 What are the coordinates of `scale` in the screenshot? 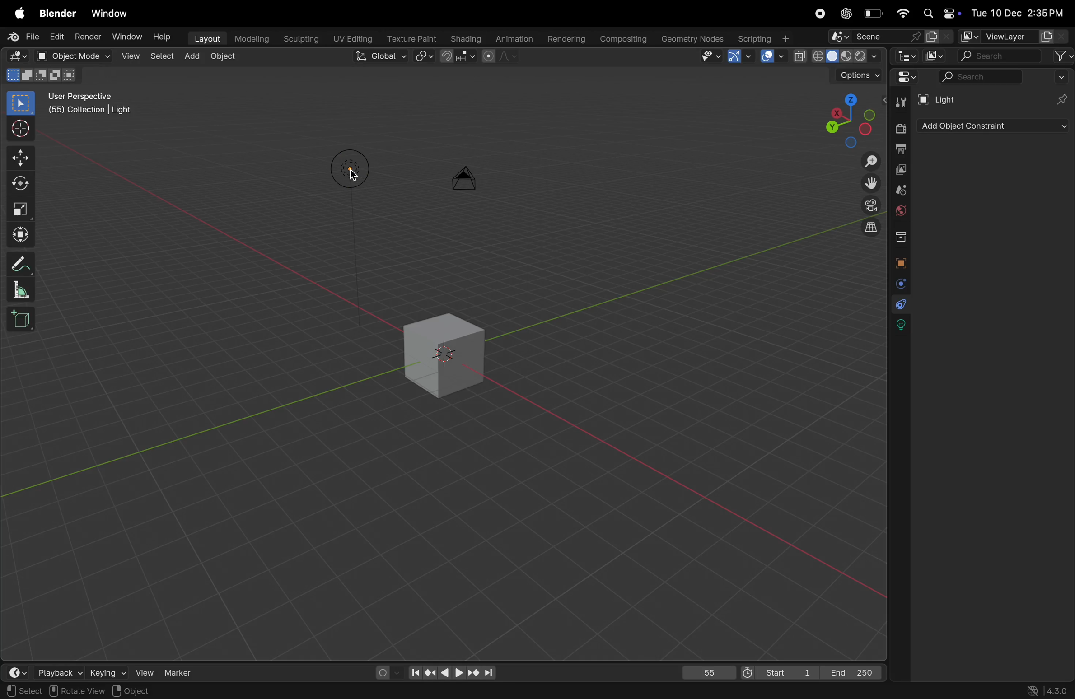 It's located at (24, 210).